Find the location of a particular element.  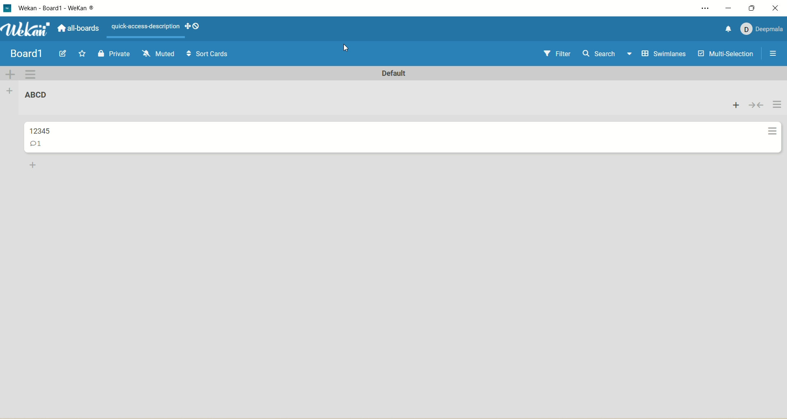

comment is located at coordinates (39, 145).